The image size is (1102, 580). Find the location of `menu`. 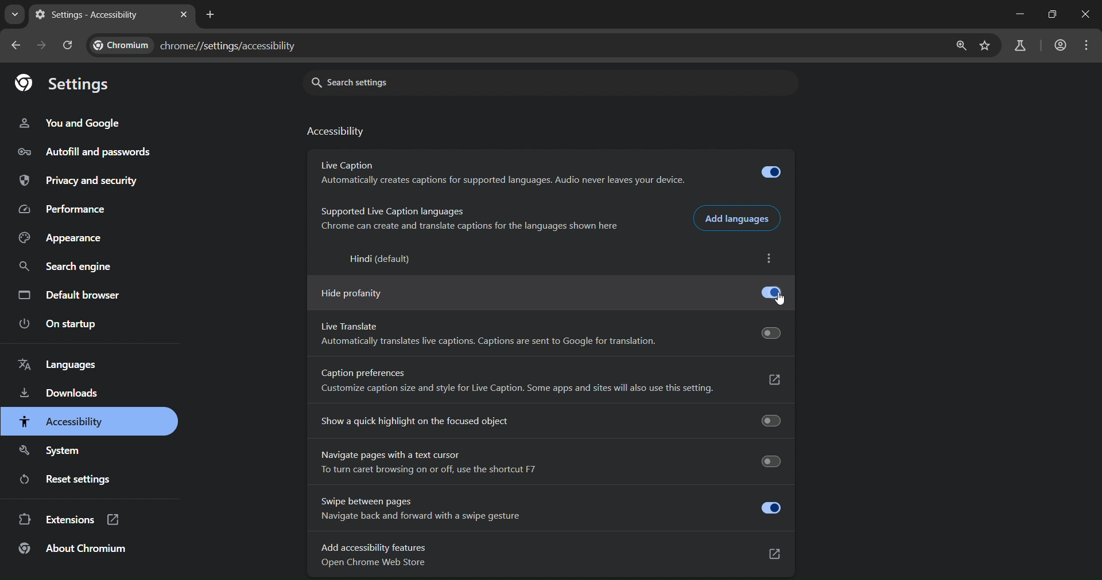

menu is located at coordinates (1088, 44).